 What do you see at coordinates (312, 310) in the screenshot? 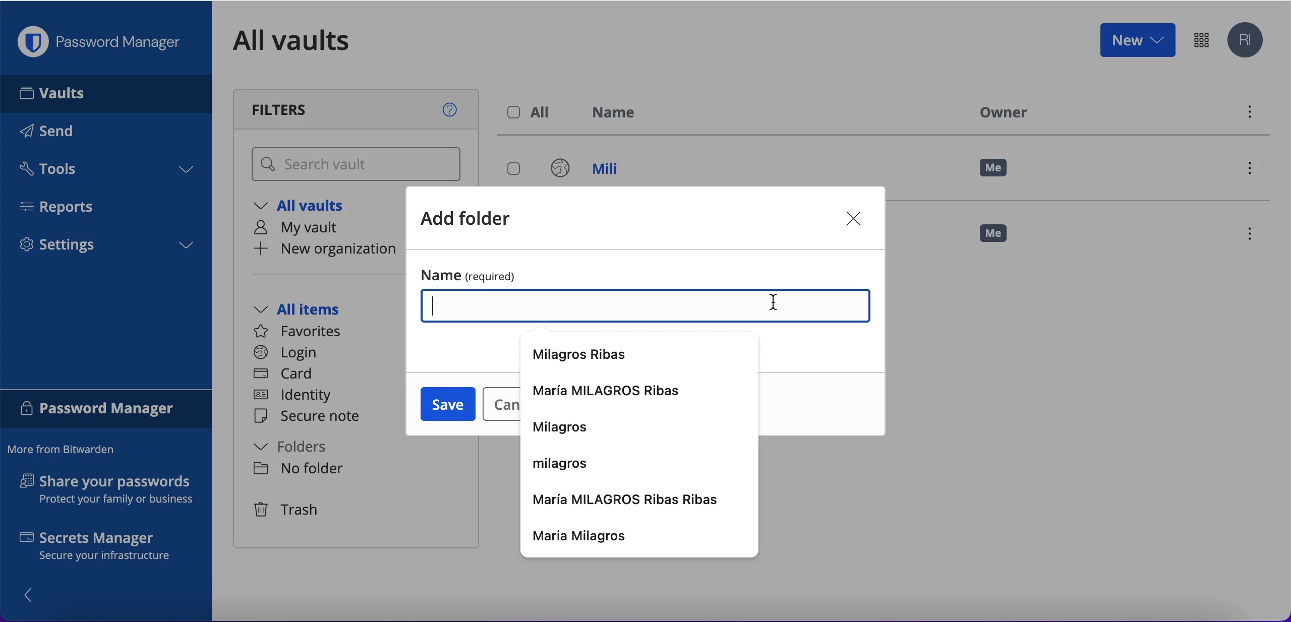
I see `all items` at bounding box center [312, 310].